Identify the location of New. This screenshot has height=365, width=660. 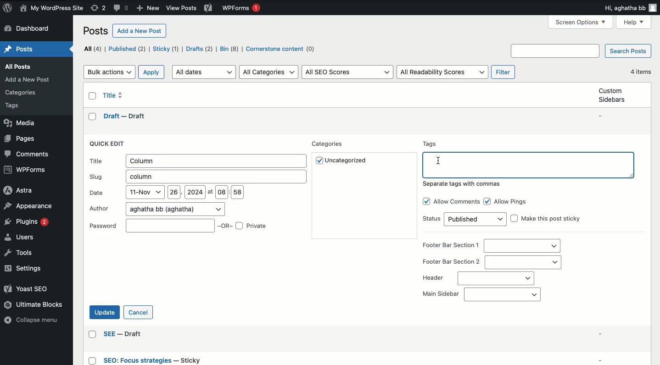
(149, 8).